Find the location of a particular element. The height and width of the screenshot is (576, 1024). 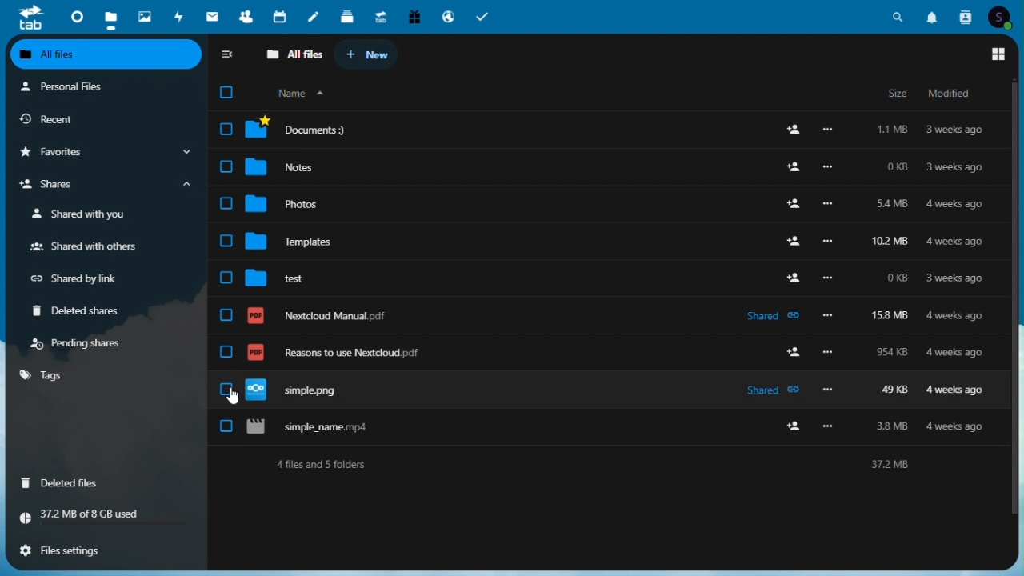

shared with others is located at coordinates (82, 248).